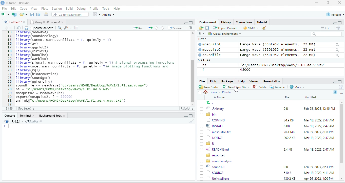 The height and width of the screenshot is (183, 345). Describe the element at coordinates (215, 178) in the screenshot. I see `Uninstall.exe` at that location.